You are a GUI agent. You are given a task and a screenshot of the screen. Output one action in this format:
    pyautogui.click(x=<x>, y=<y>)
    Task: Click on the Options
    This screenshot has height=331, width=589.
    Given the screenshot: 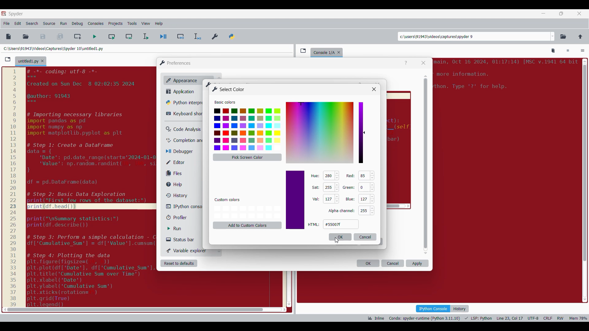 What is the action you would take?
    pyautogui.click(x=583, y=51)
    